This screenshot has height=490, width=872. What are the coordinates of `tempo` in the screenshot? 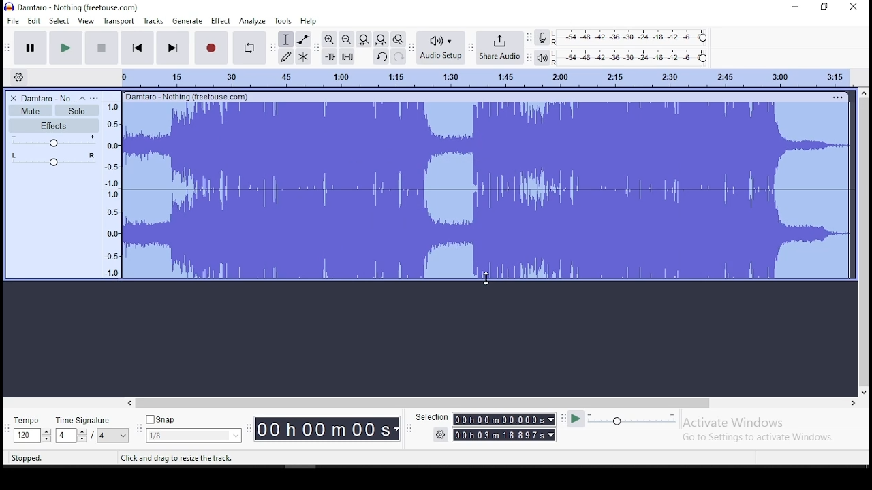 It's located at (33, 421).